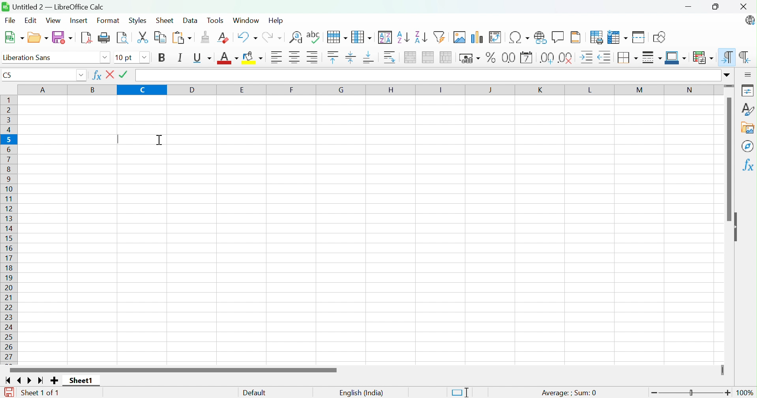 The height and width of the screenshot is (398, 757). I want to click on Insert hyperlink, so click(540, 37).